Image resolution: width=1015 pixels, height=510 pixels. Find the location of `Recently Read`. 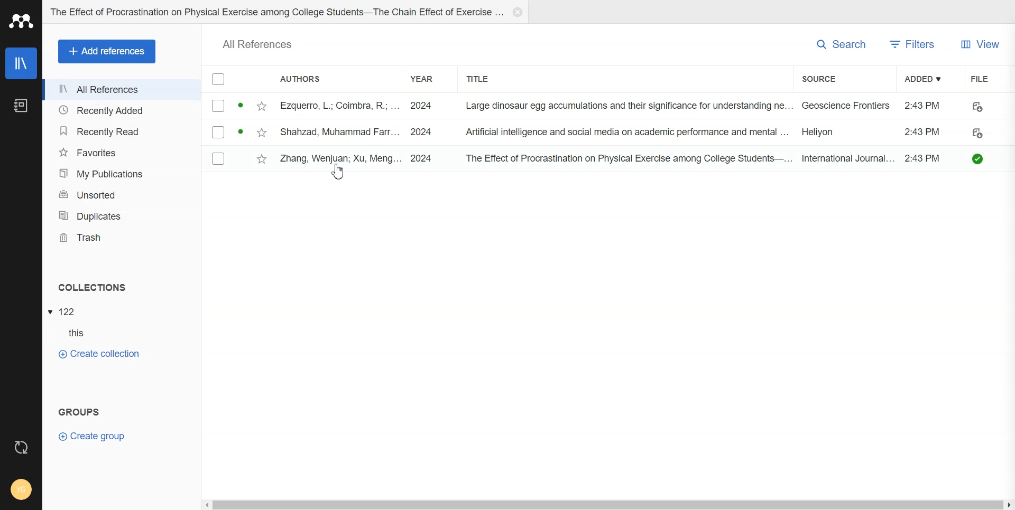

Recently Read is located at coordinates (124, 130).